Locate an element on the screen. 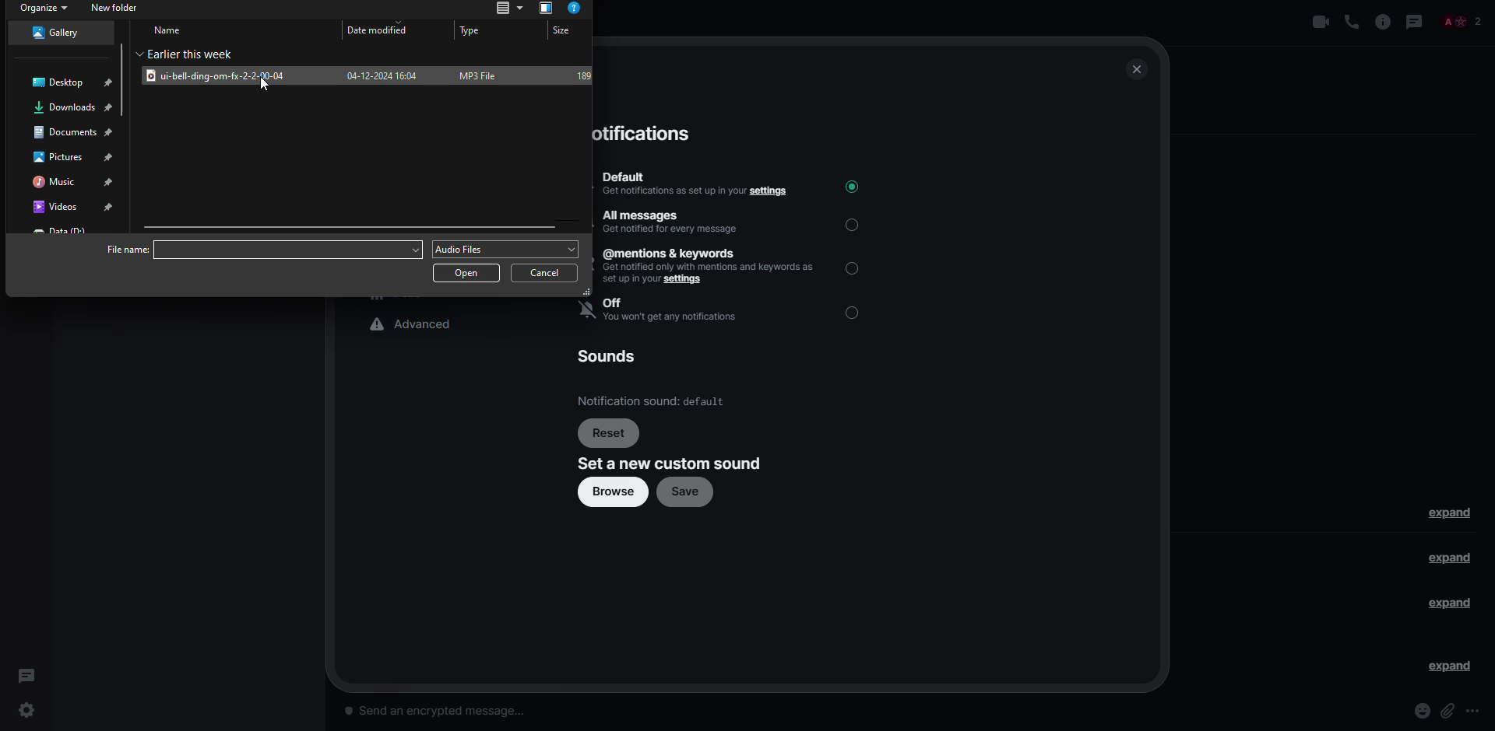 The height and width of the screenshot is (731, 1495). ‘Name is located at coordinates (172, 30).